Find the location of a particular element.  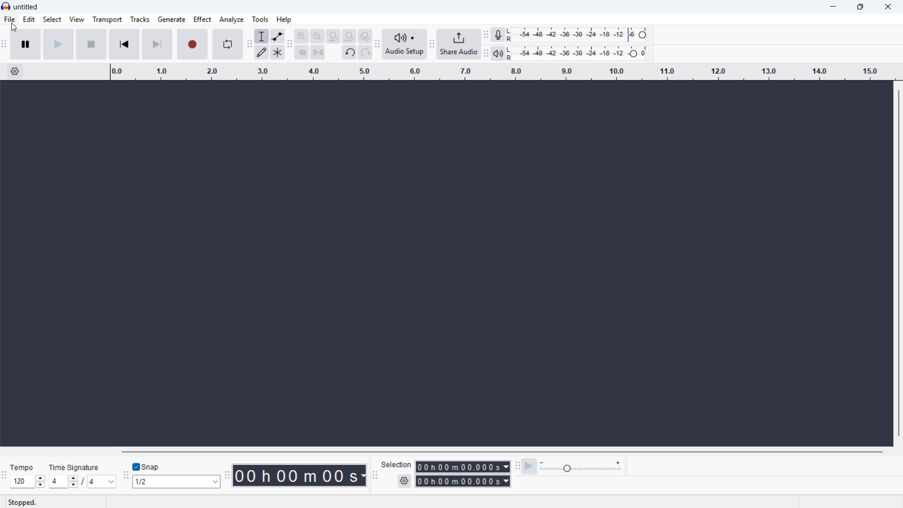

Zoom in  is located at coordinates (302, 36).